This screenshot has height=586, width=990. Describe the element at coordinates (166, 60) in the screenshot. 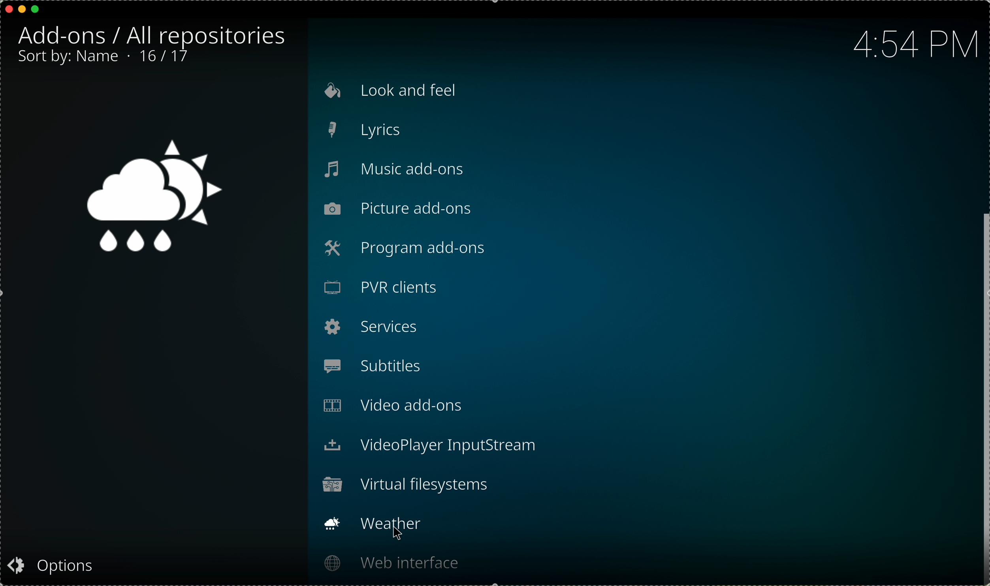

I see `10/17` at that location.